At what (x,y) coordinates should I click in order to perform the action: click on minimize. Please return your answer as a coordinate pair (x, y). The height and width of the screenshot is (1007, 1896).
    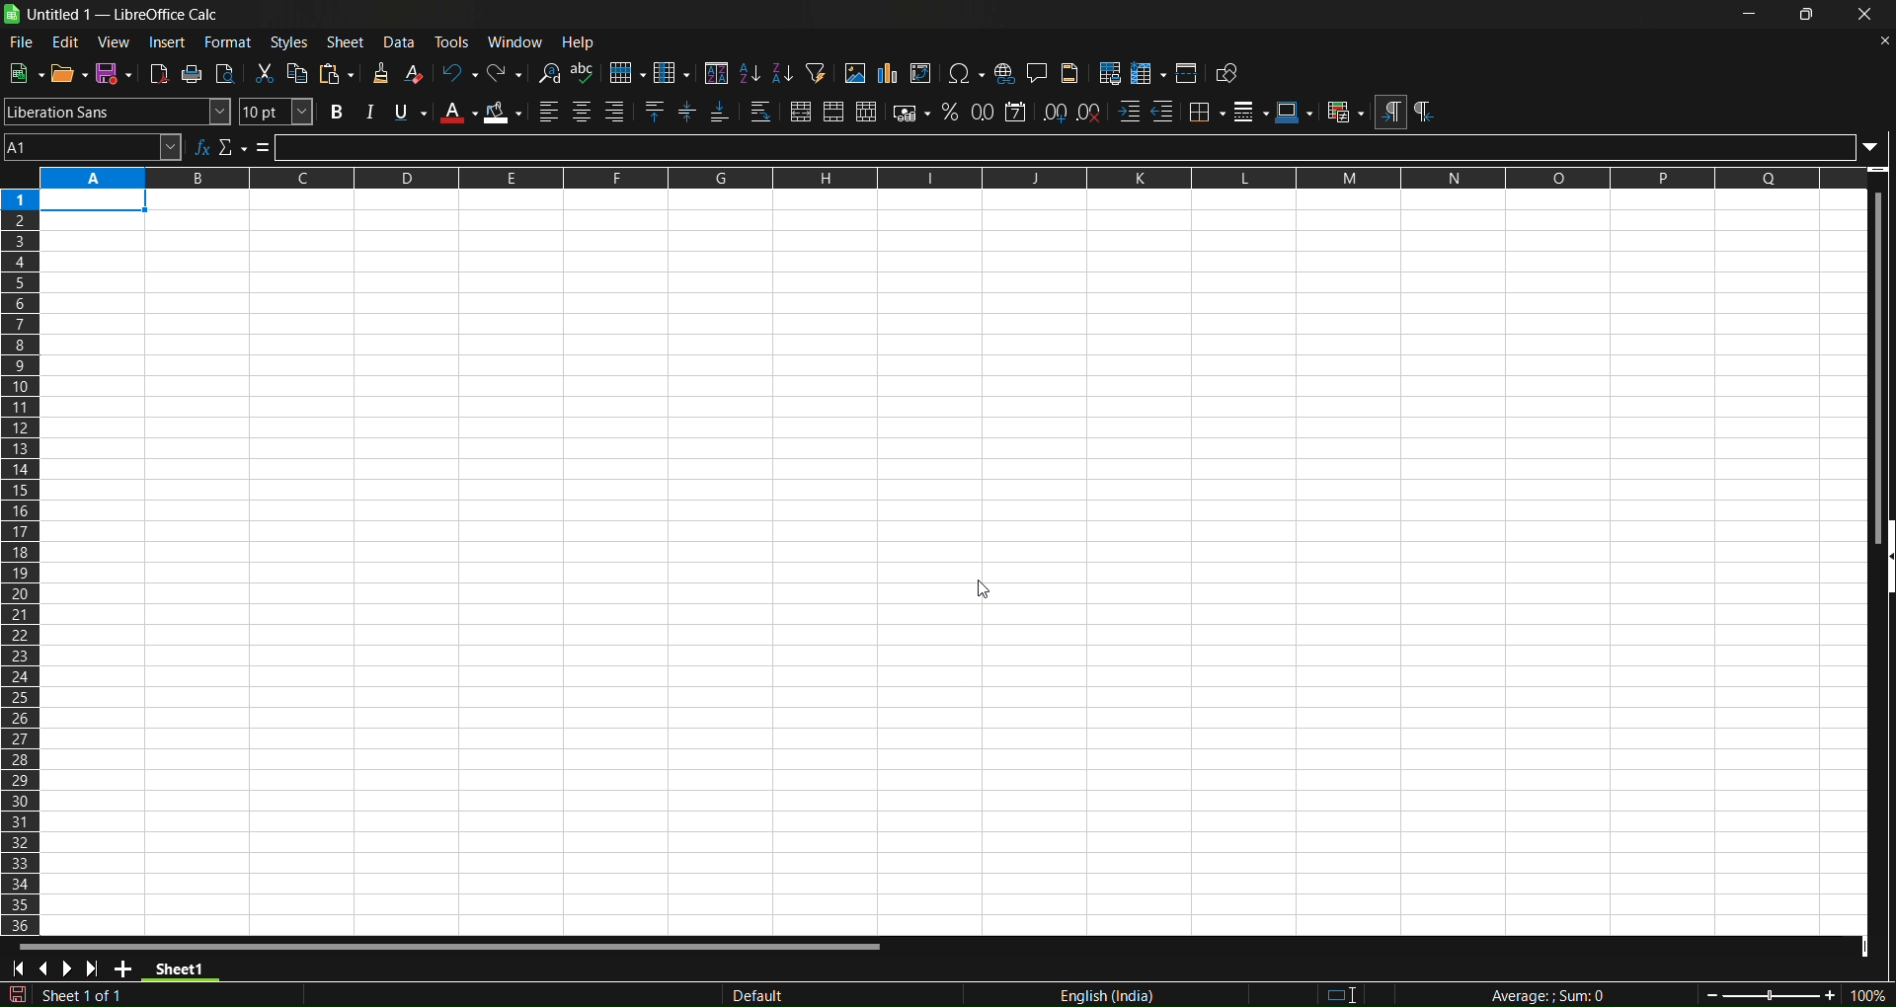
    Looking at the image, I should click on (1749, 14).